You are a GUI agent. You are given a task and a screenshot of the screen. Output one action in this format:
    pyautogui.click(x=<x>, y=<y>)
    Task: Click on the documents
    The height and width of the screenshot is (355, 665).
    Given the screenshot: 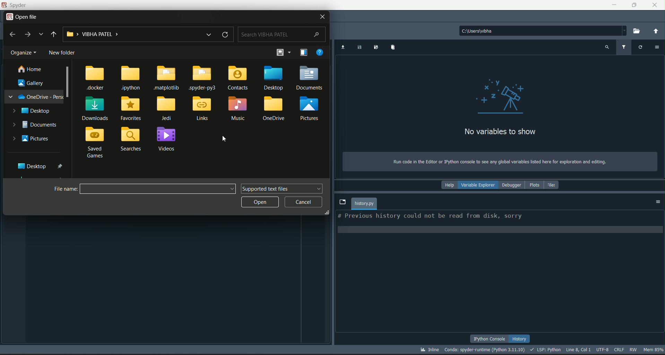 What is the action you would take?
    pyautogui.click(x=310, y=78)
    